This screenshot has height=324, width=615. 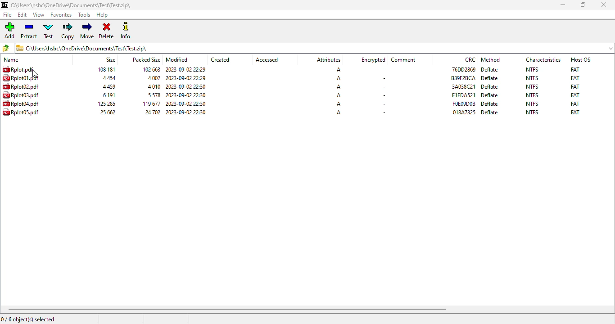 What do you see at coordinates (68, 31) in the screenshot?
I see `copy` at bounding box center [68, 31].